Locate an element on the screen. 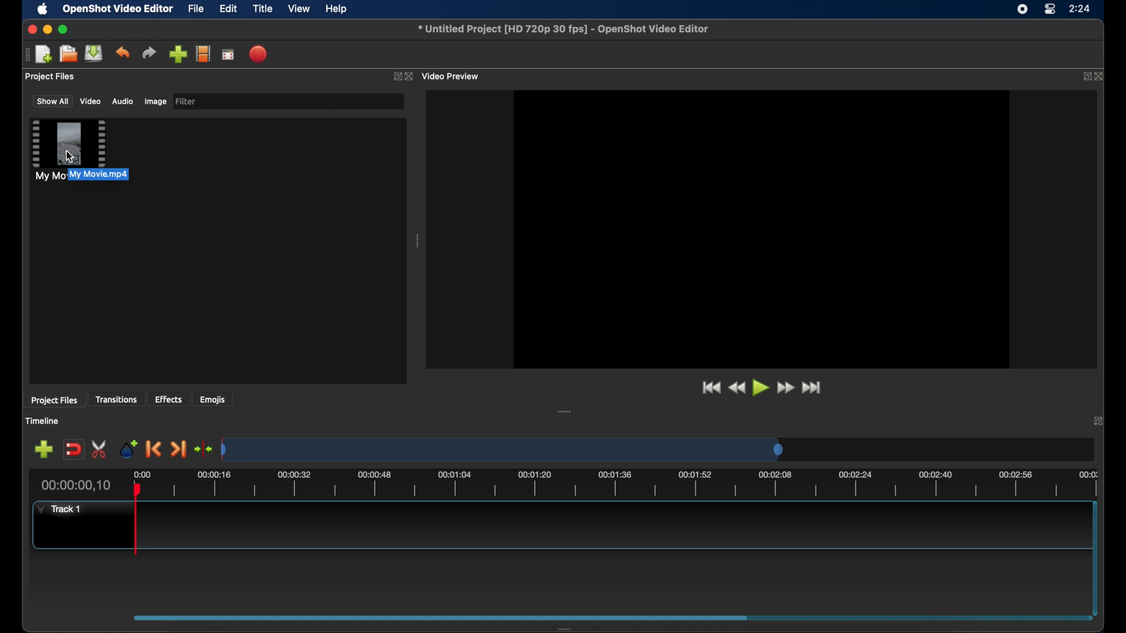  project files is located at coordinates (50, 77).